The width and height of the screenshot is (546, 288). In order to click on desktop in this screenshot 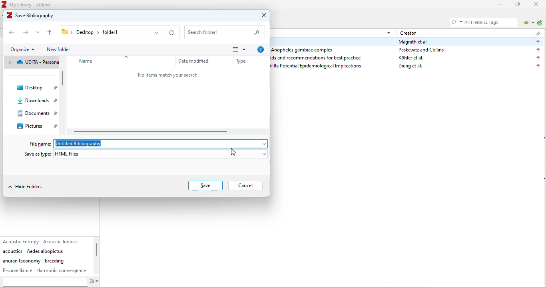, I will do `click(36, 88)`.